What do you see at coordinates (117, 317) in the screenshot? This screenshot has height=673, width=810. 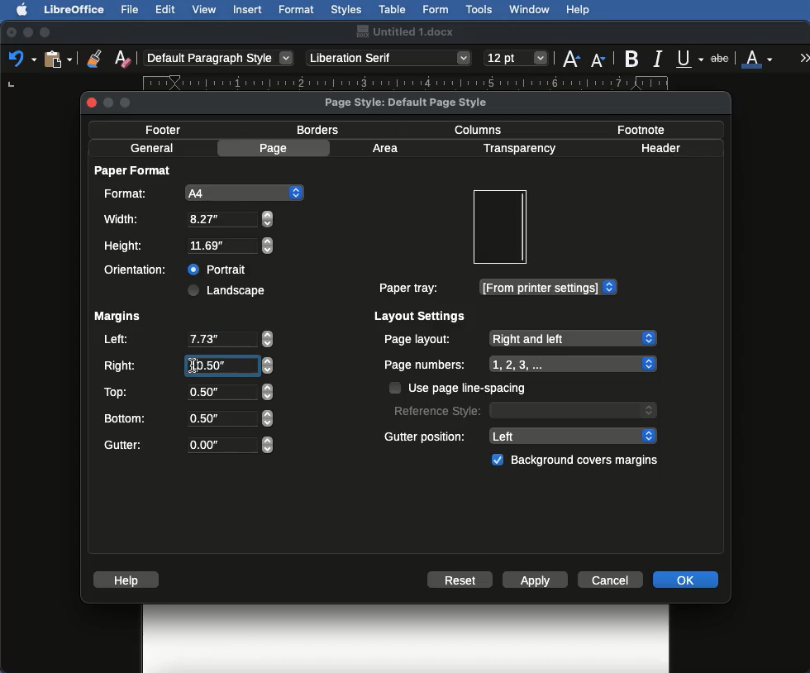 I see `Margins` at bounding box center [117, 317].